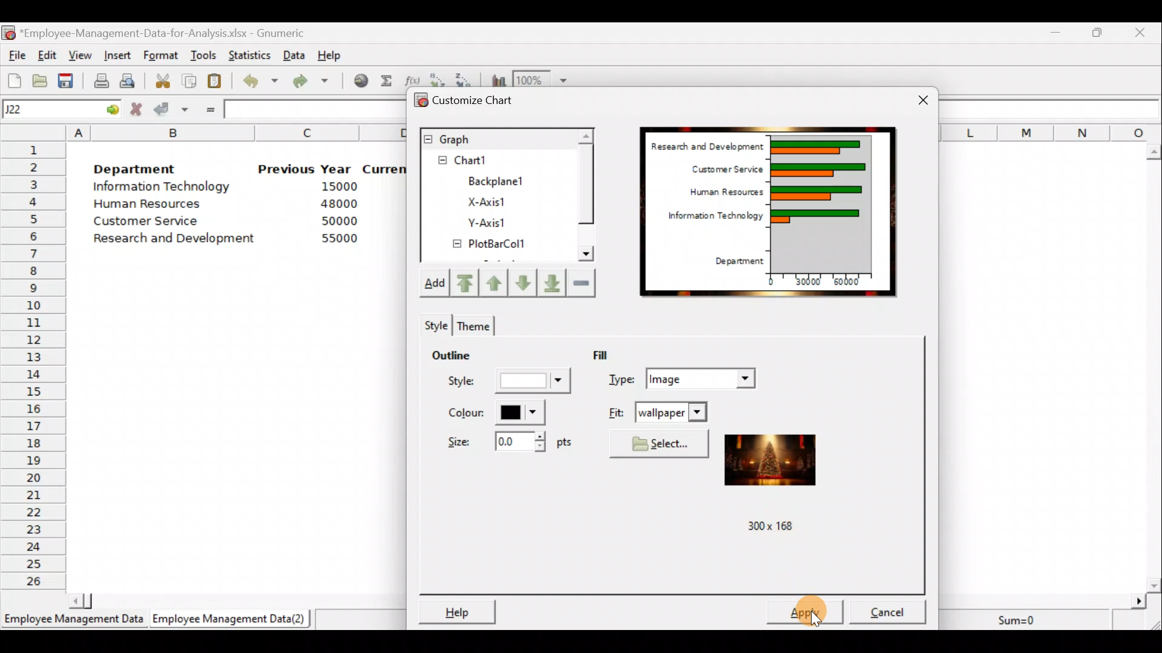  Describe the element at coordinates (438, 284) in the screenshot. I see `Add` at that location.